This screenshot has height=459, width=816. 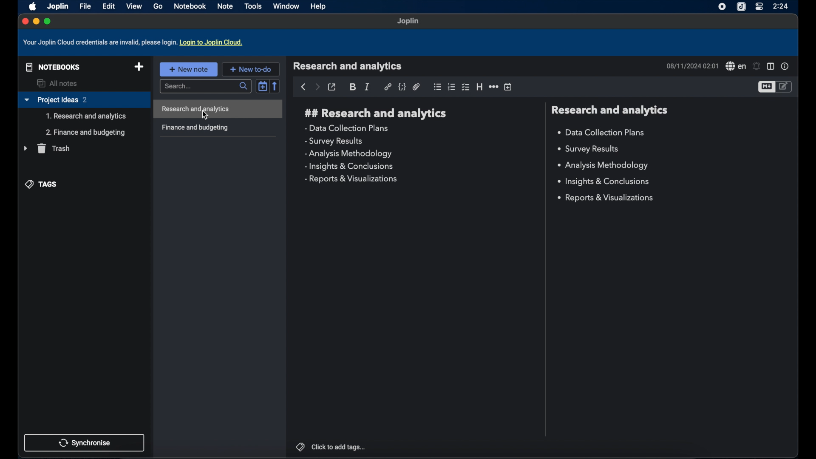 What do you see at coordinates (592, 149) in the screenshot?
I see `survey results` at bounding box center [592, 149].